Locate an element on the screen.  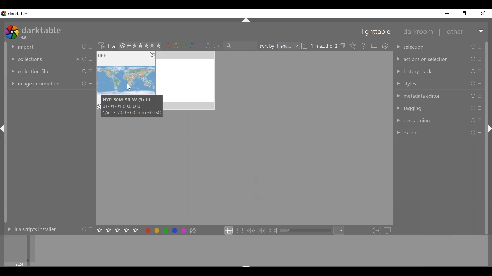
collapse grouped image is located at coordinates (343, 46).